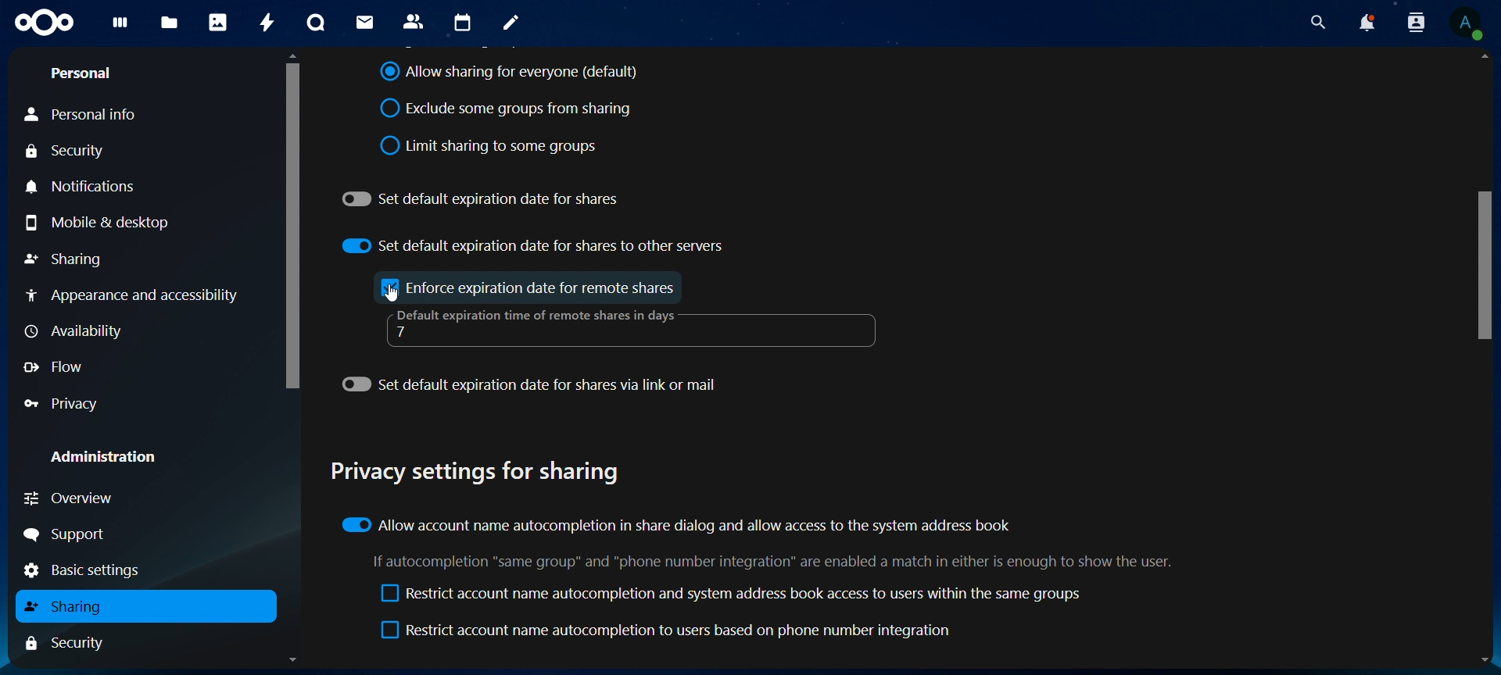  Describe the element at coordinates (107, 455) in the screenshot. I see `administration` at that location.